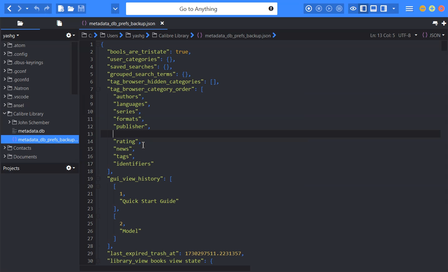  I want to click on Save macro to toolbox as Userscript, so click(339, 8).